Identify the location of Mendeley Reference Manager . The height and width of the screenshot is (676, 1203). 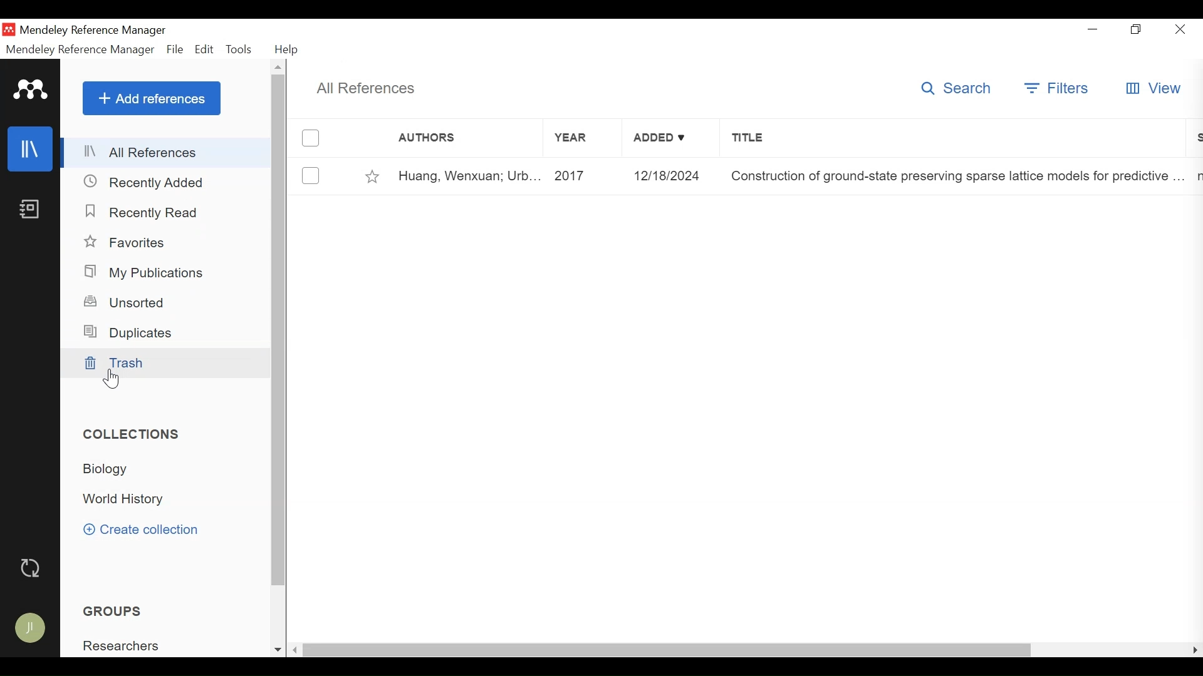
(78, 49).